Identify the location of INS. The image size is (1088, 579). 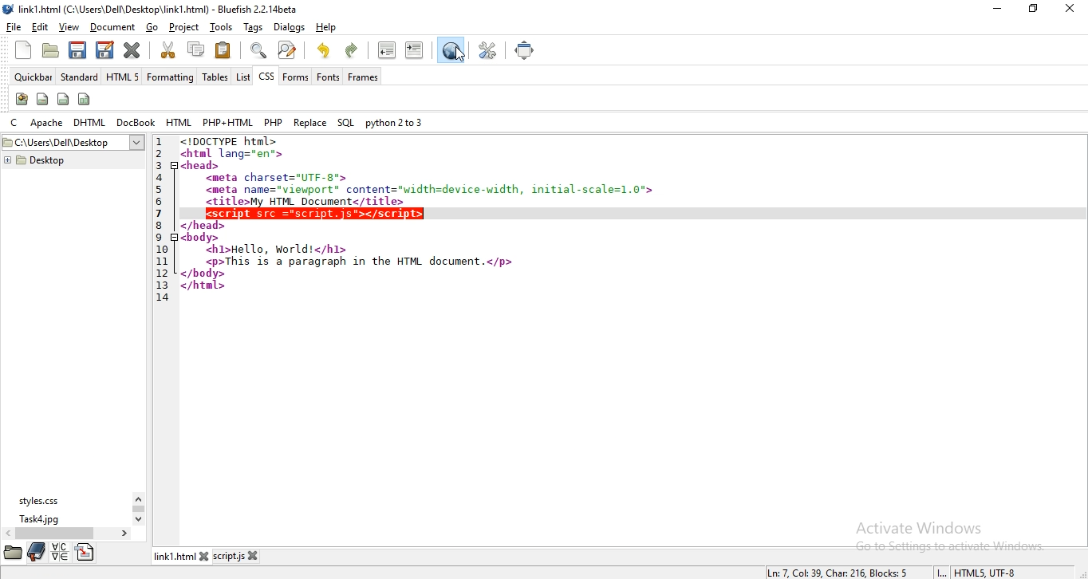
(940, 573).